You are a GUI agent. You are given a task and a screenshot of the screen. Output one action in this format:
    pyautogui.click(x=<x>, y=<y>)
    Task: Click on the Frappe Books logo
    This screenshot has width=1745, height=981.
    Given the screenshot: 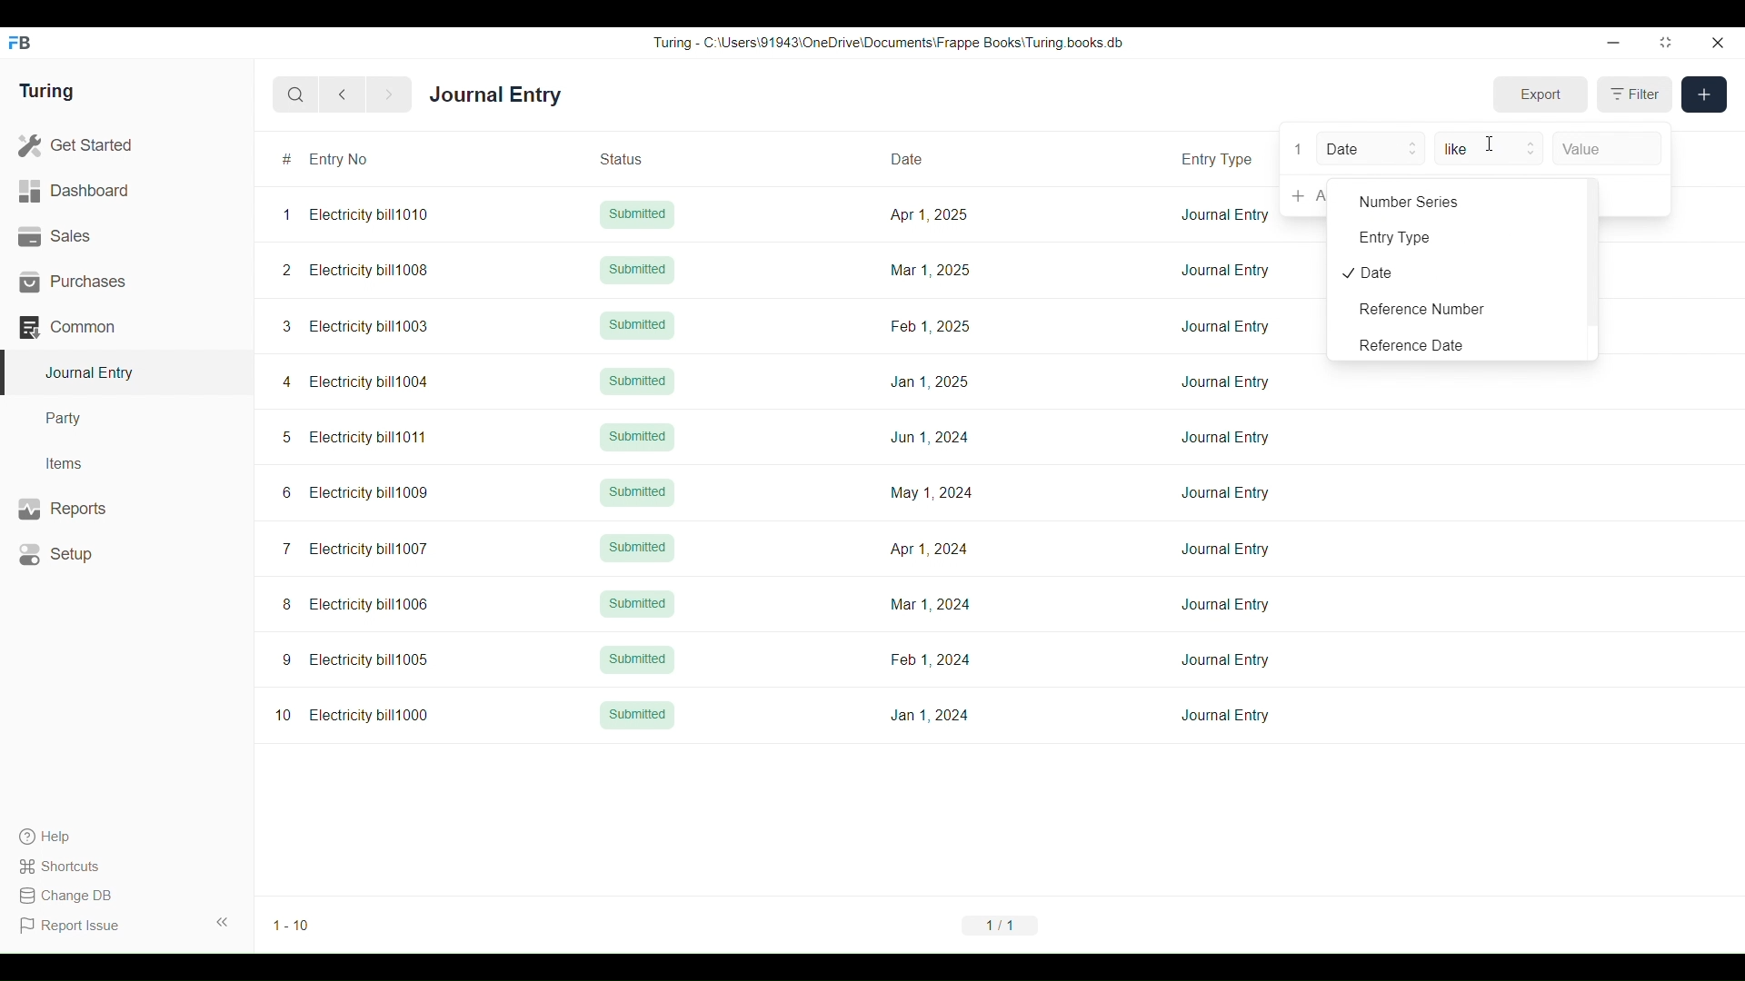 What is the action you would take?
    pyautogui.click(x=18, y=43)
    